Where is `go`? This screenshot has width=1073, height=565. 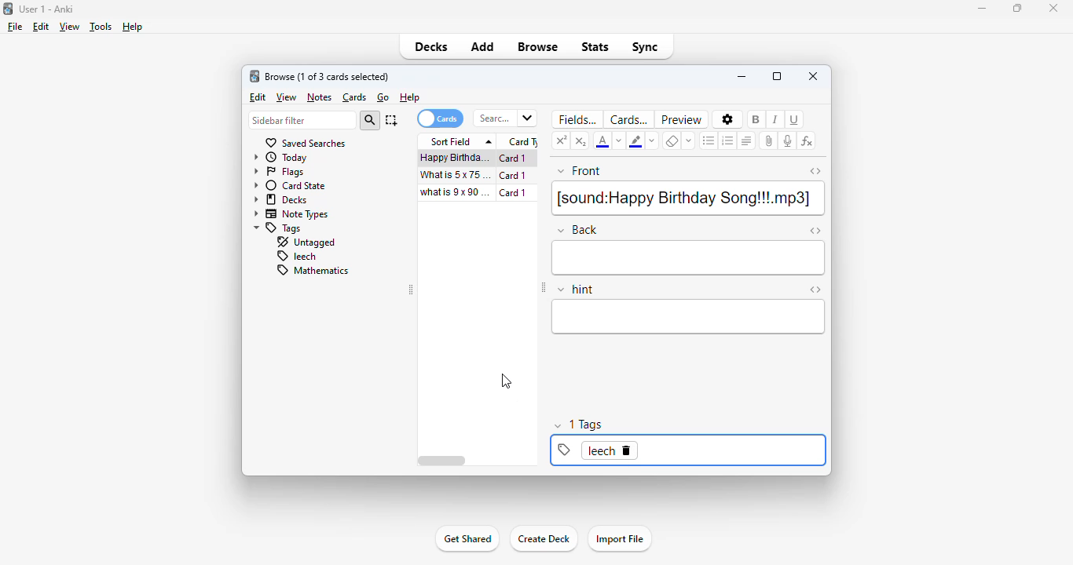 go is located at coordinates (383, 97).